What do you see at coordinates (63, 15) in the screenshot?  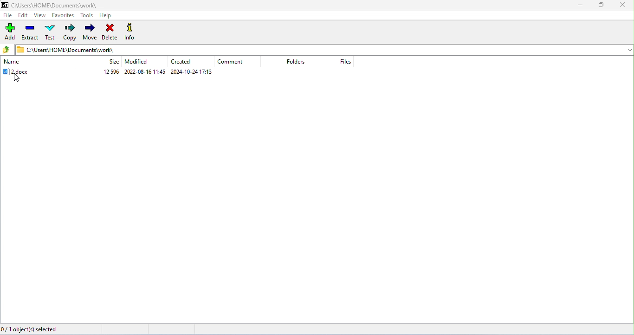 I see `favorite` at bounding box center [63, 15].